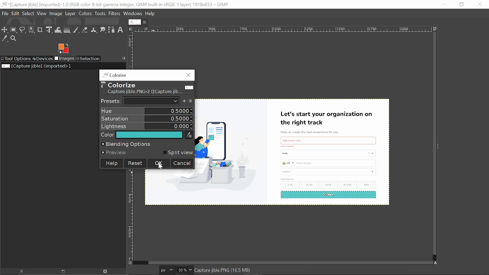 This screenshot has width=489, height=275. What do you see at coordinates (37, 66) in the screenshot?
I see `Current image file` at bounding box center [37, 66].